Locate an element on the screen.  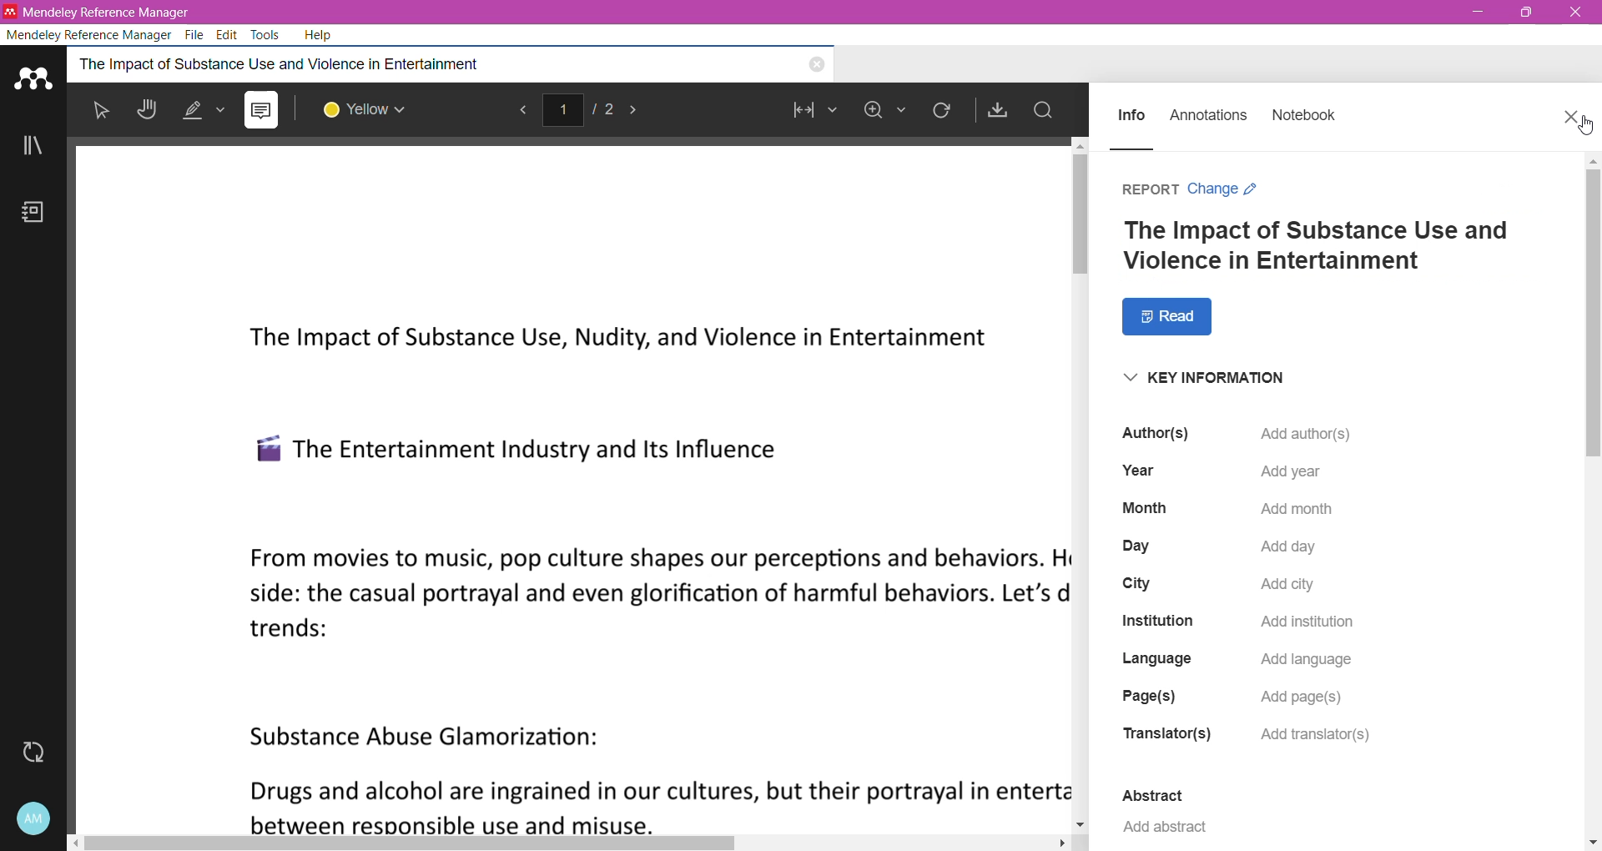
Click to Add page(s) is located at coordinates (1304, 698).